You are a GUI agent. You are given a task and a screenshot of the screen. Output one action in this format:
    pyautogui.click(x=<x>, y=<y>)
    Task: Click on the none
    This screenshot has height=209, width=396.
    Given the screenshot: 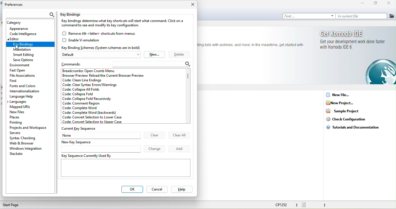 What is the action you would take?
    pyautogui.click(x=101, y=135)
    